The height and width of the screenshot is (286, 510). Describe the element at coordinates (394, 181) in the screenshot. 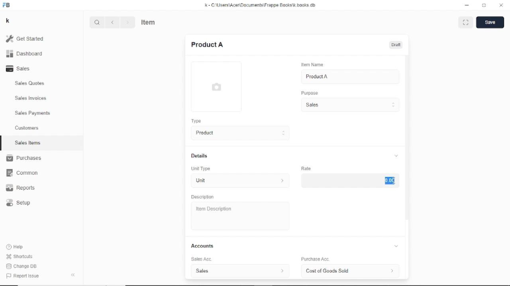

I see `Cursor` at that location.